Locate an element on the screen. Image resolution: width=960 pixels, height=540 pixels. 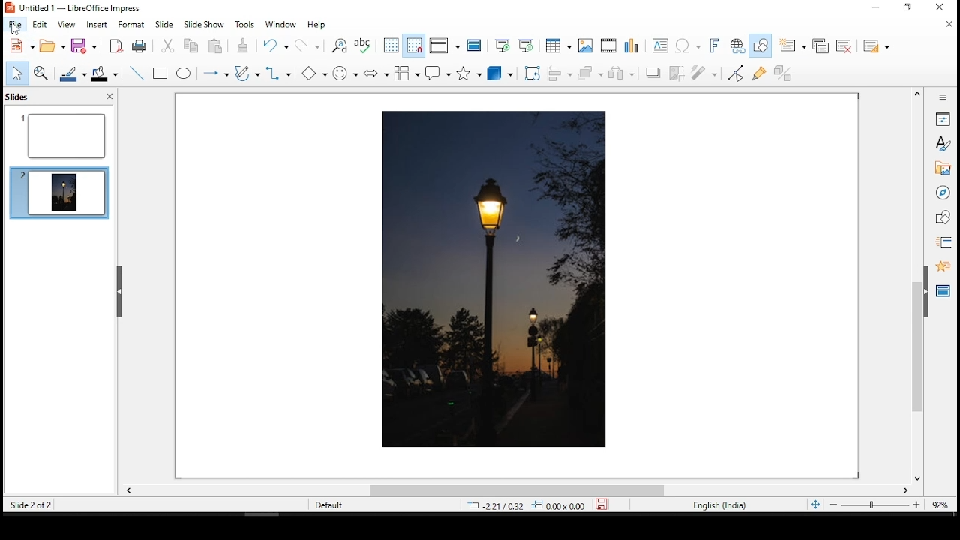
toggle point edit mode is located at coordinates (736, 75).